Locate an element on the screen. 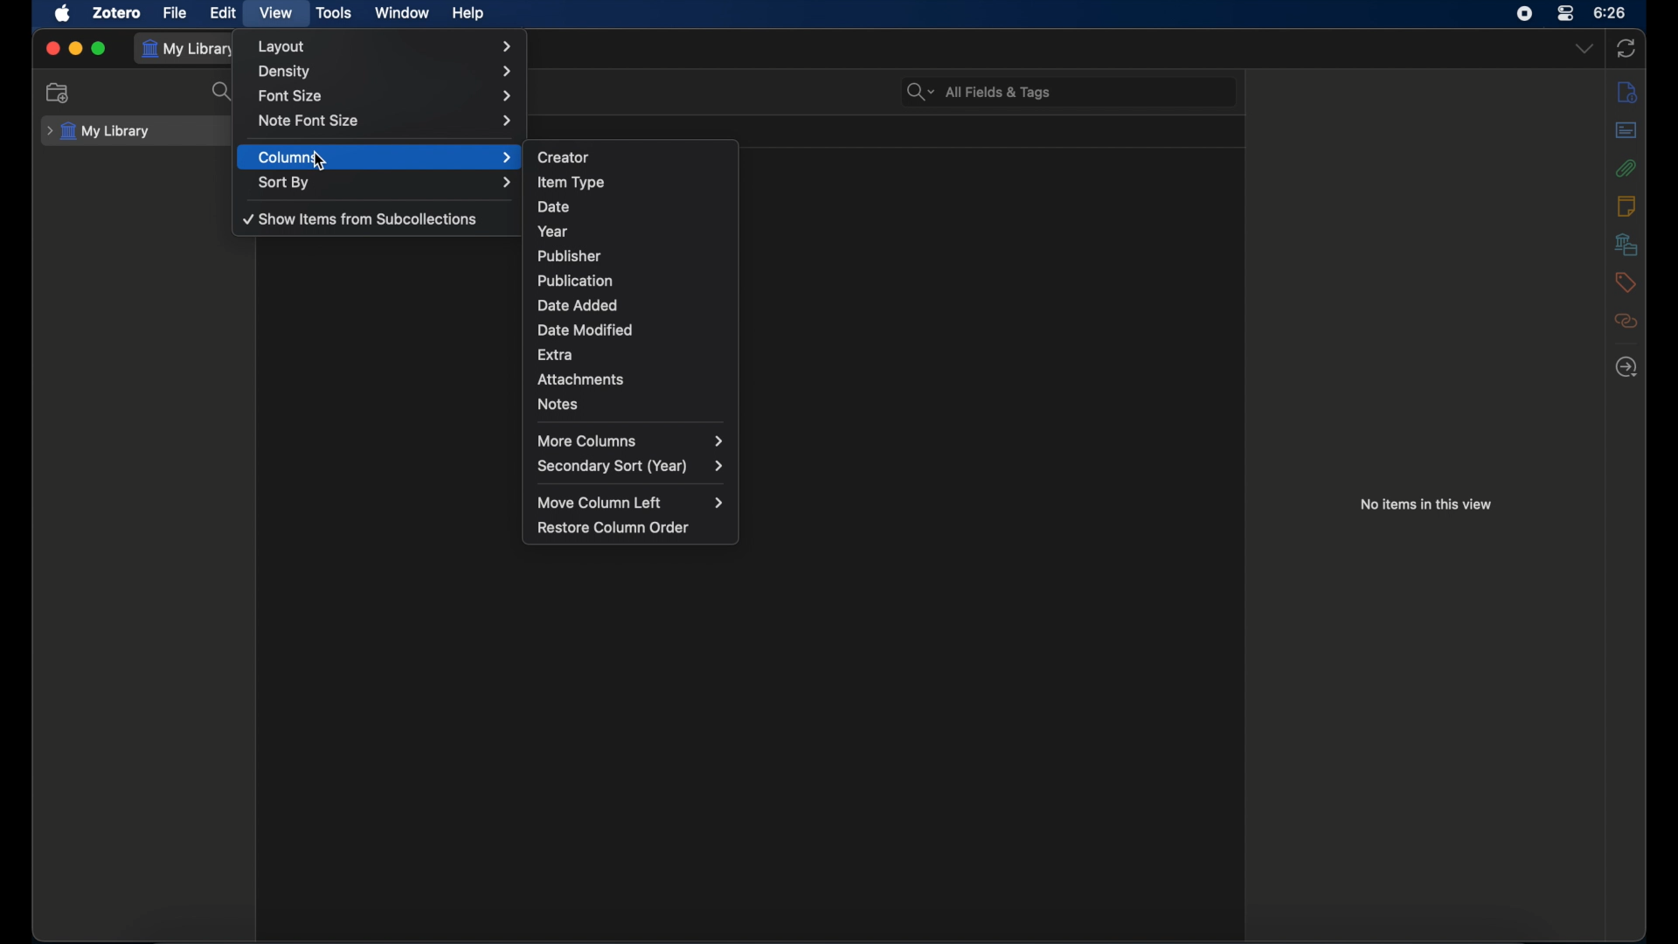 Image resolution: width=1678 pixels, height=944 pixels. sort by is located at coordinates (386, 184).